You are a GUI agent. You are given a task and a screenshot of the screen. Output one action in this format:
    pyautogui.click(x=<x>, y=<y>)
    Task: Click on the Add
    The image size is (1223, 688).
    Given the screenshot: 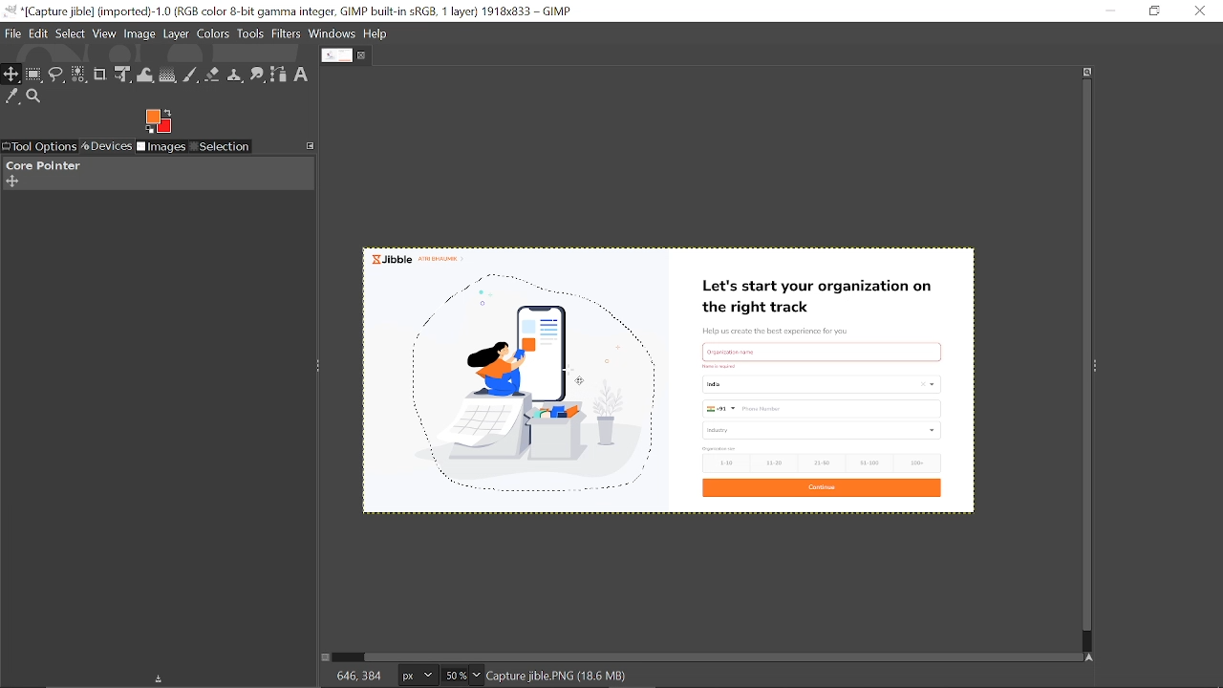 What is the action you would take?
    pyautogui.click(x=11, y=182)
    